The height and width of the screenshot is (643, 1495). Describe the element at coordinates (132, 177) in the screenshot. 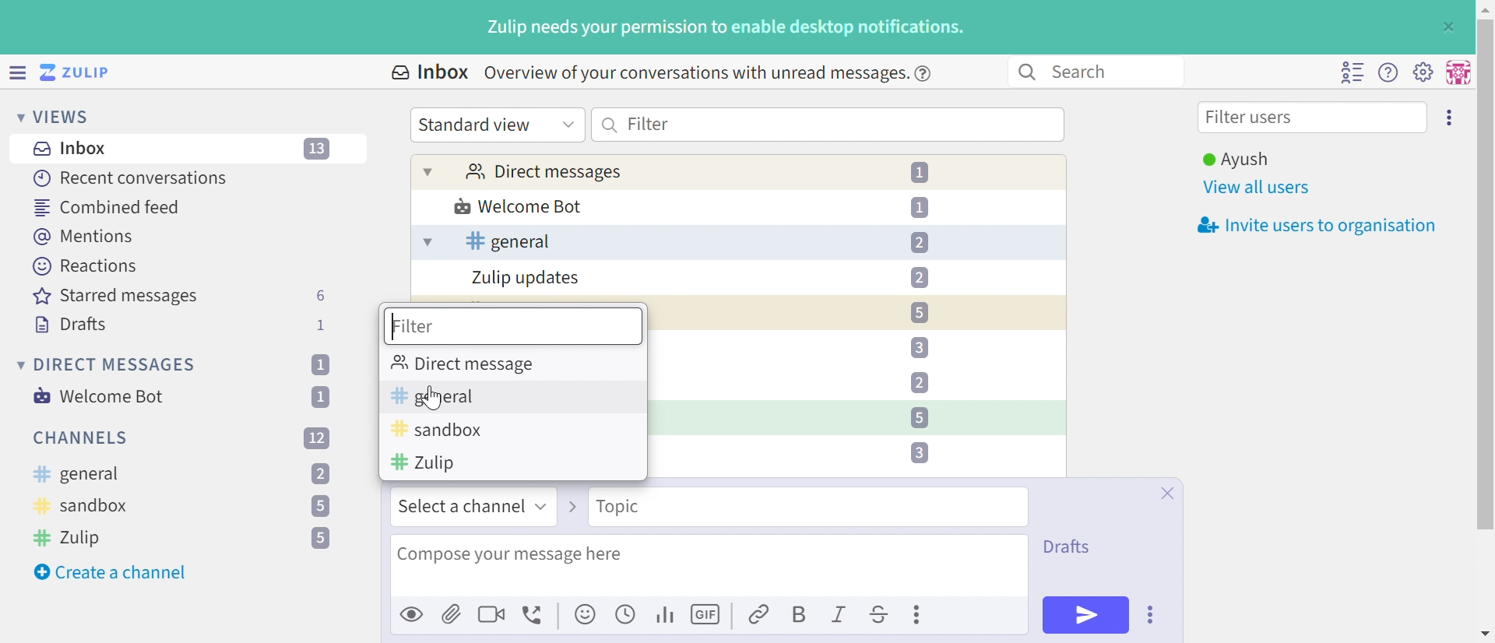

I see `Recent conversations` at that location.